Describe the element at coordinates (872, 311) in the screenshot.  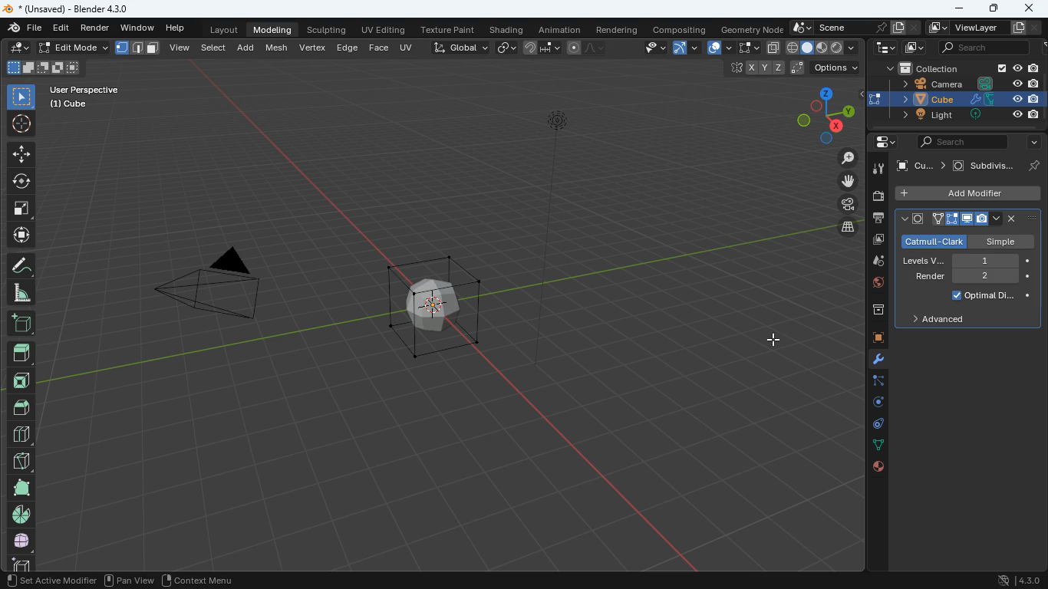
I see `archieve` at that location.